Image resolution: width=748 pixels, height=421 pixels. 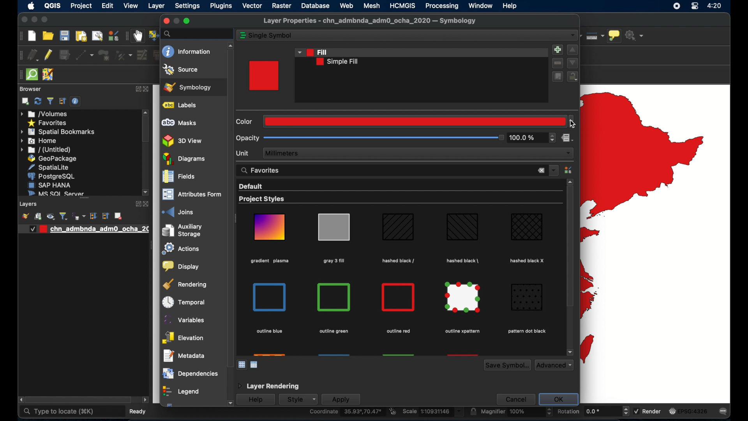 I want to click on close, so click(x=541, y=171).